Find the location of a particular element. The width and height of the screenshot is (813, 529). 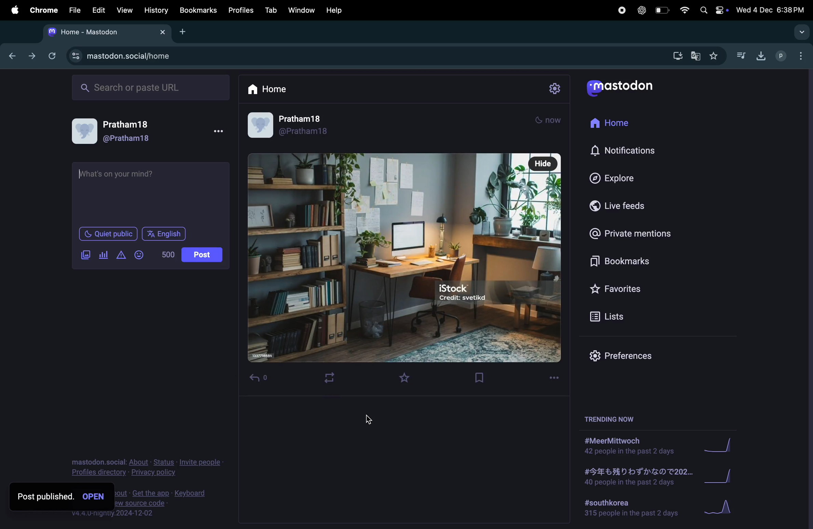

music is located at coordinates (742, 56).